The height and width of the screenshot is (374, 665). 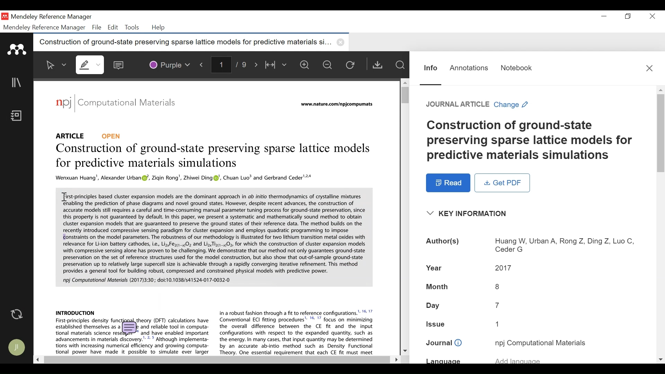 I want to click on Issue, so click(x=500, y=323).